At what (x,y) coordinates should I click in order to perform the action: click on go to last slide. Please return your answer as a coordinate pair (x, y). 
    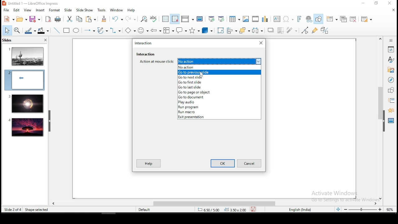
    Looking at the image, I should click on (219, 88).